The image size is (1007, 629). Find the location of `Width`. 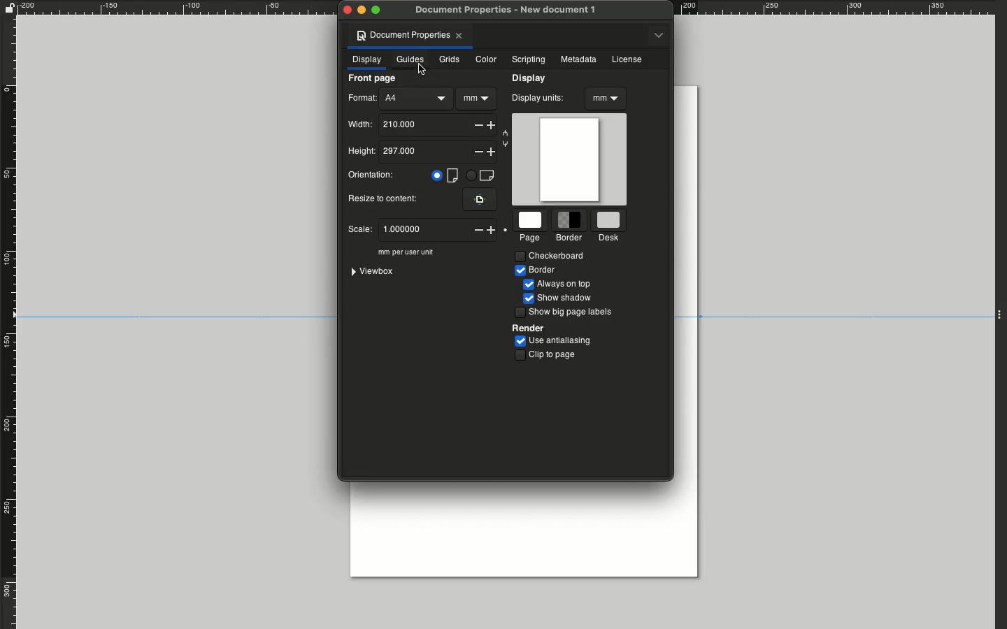

Width is located at coordinates (360, 123).